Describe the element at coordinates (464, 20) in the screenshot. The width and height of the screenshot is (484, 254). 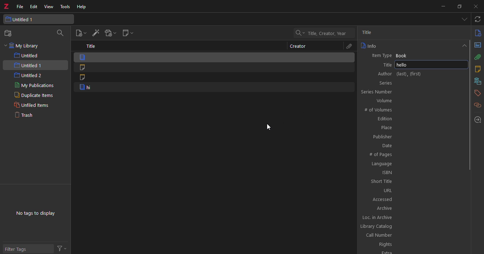
I see `list all tabs` at that location.